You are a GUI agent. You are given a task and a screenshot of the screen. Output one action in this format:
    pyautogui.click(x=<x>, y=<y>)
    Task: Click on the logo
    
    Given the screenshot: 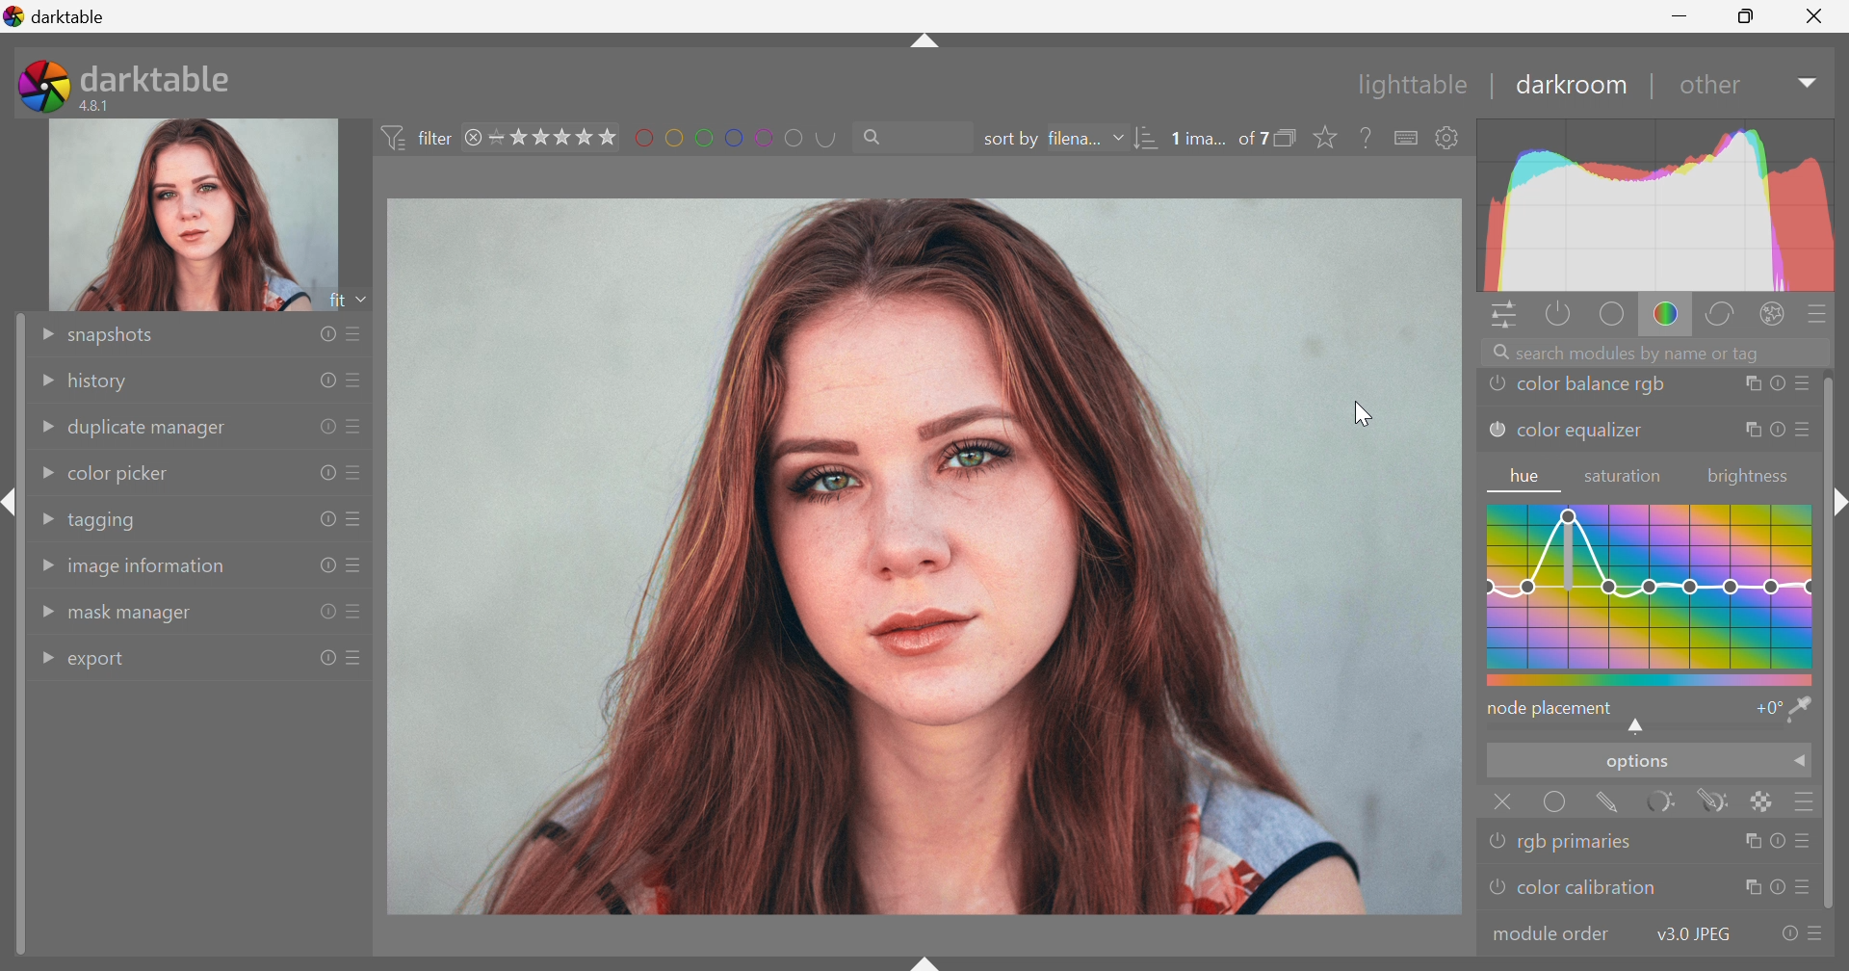 What is the action you would take?
    pyautogui.click(x=14, y=16)
    